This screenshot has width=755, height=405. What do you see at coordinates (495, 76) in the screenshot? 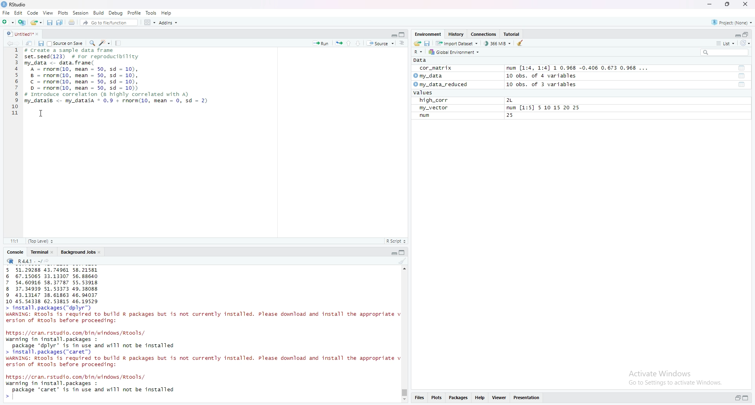
I see `my_data 10 obs. of 4 variables` at bounding box center [495, 76].